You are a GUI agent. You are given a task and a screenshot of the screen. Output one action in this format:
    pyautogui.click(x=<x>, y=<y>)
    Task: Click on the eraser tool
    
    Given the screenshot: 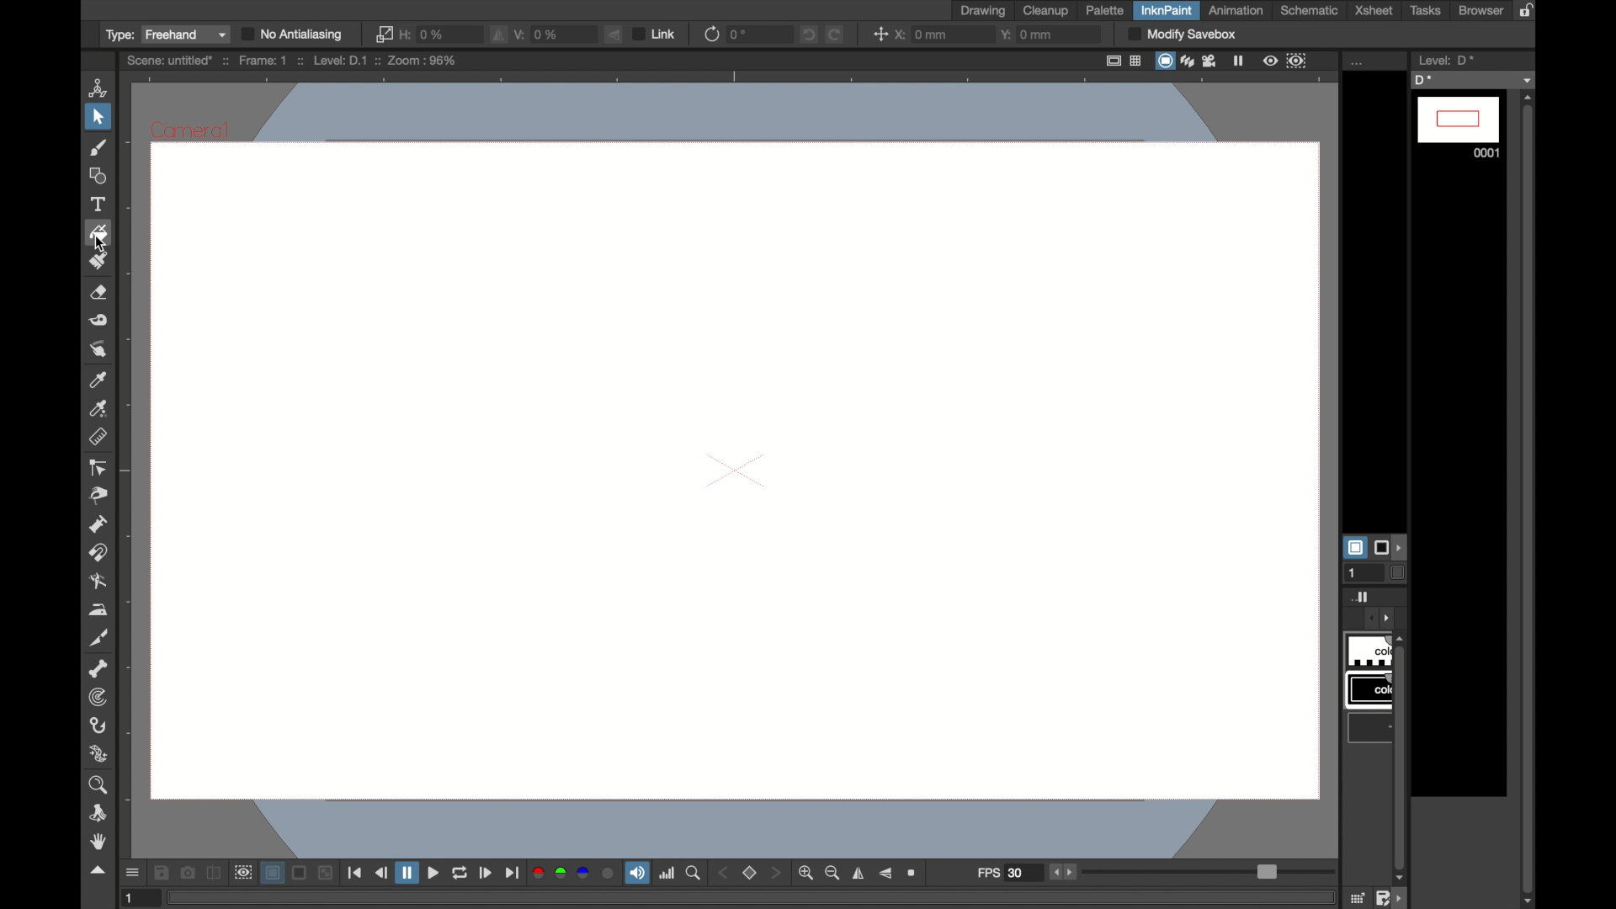 What is the action you would take?
    pyautogui.click(x=98, y=293)
    